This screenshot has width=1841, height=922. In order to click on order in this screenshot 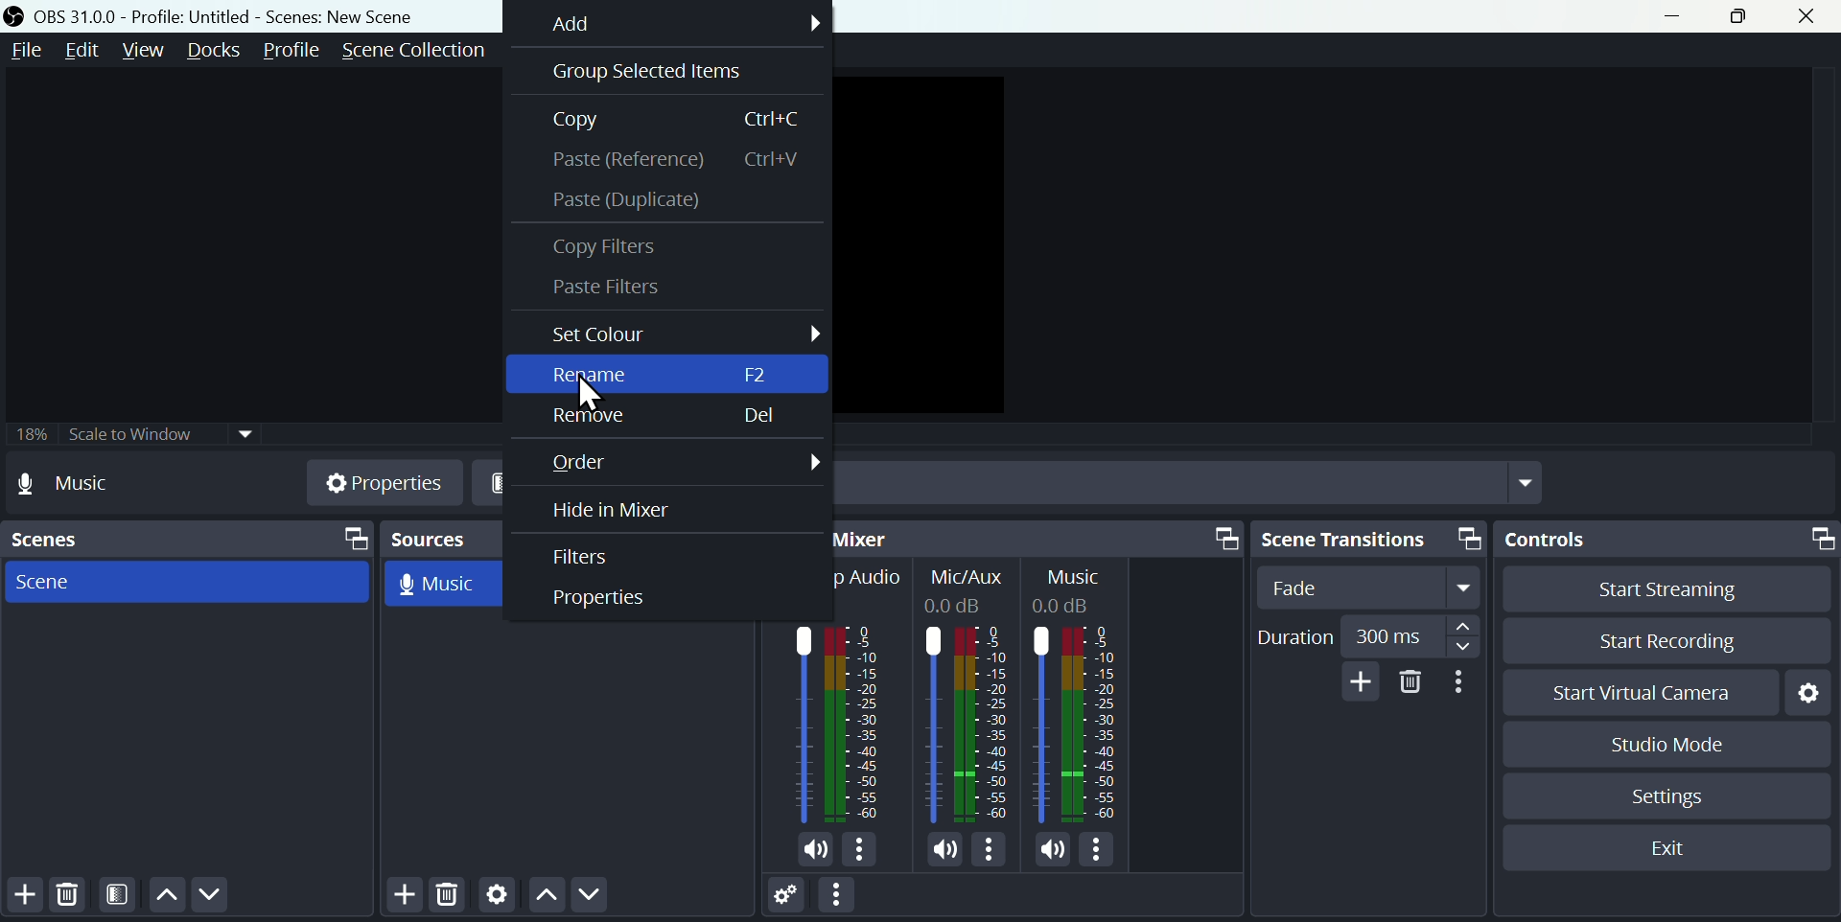, I will do `click(682, 465)`.